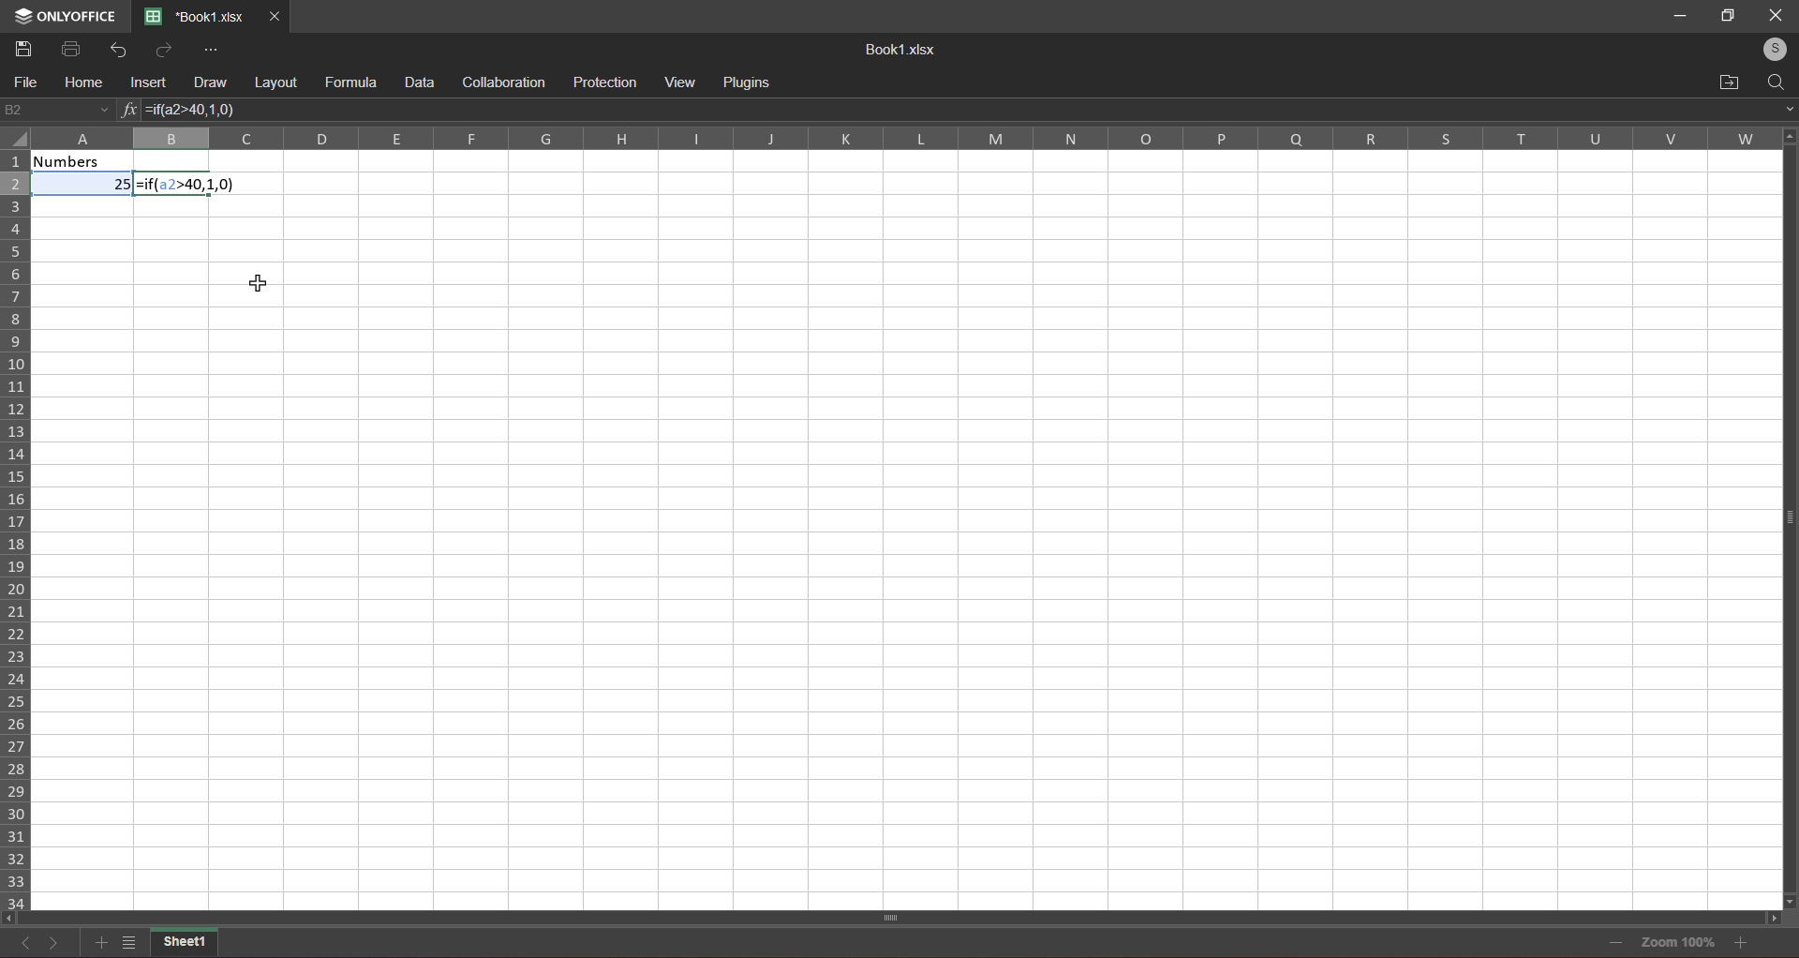 The width and height of the screenshot is (1799, 958). Describe the element at coordinates (417, 82) in the screenshot. I see `data` at that location.